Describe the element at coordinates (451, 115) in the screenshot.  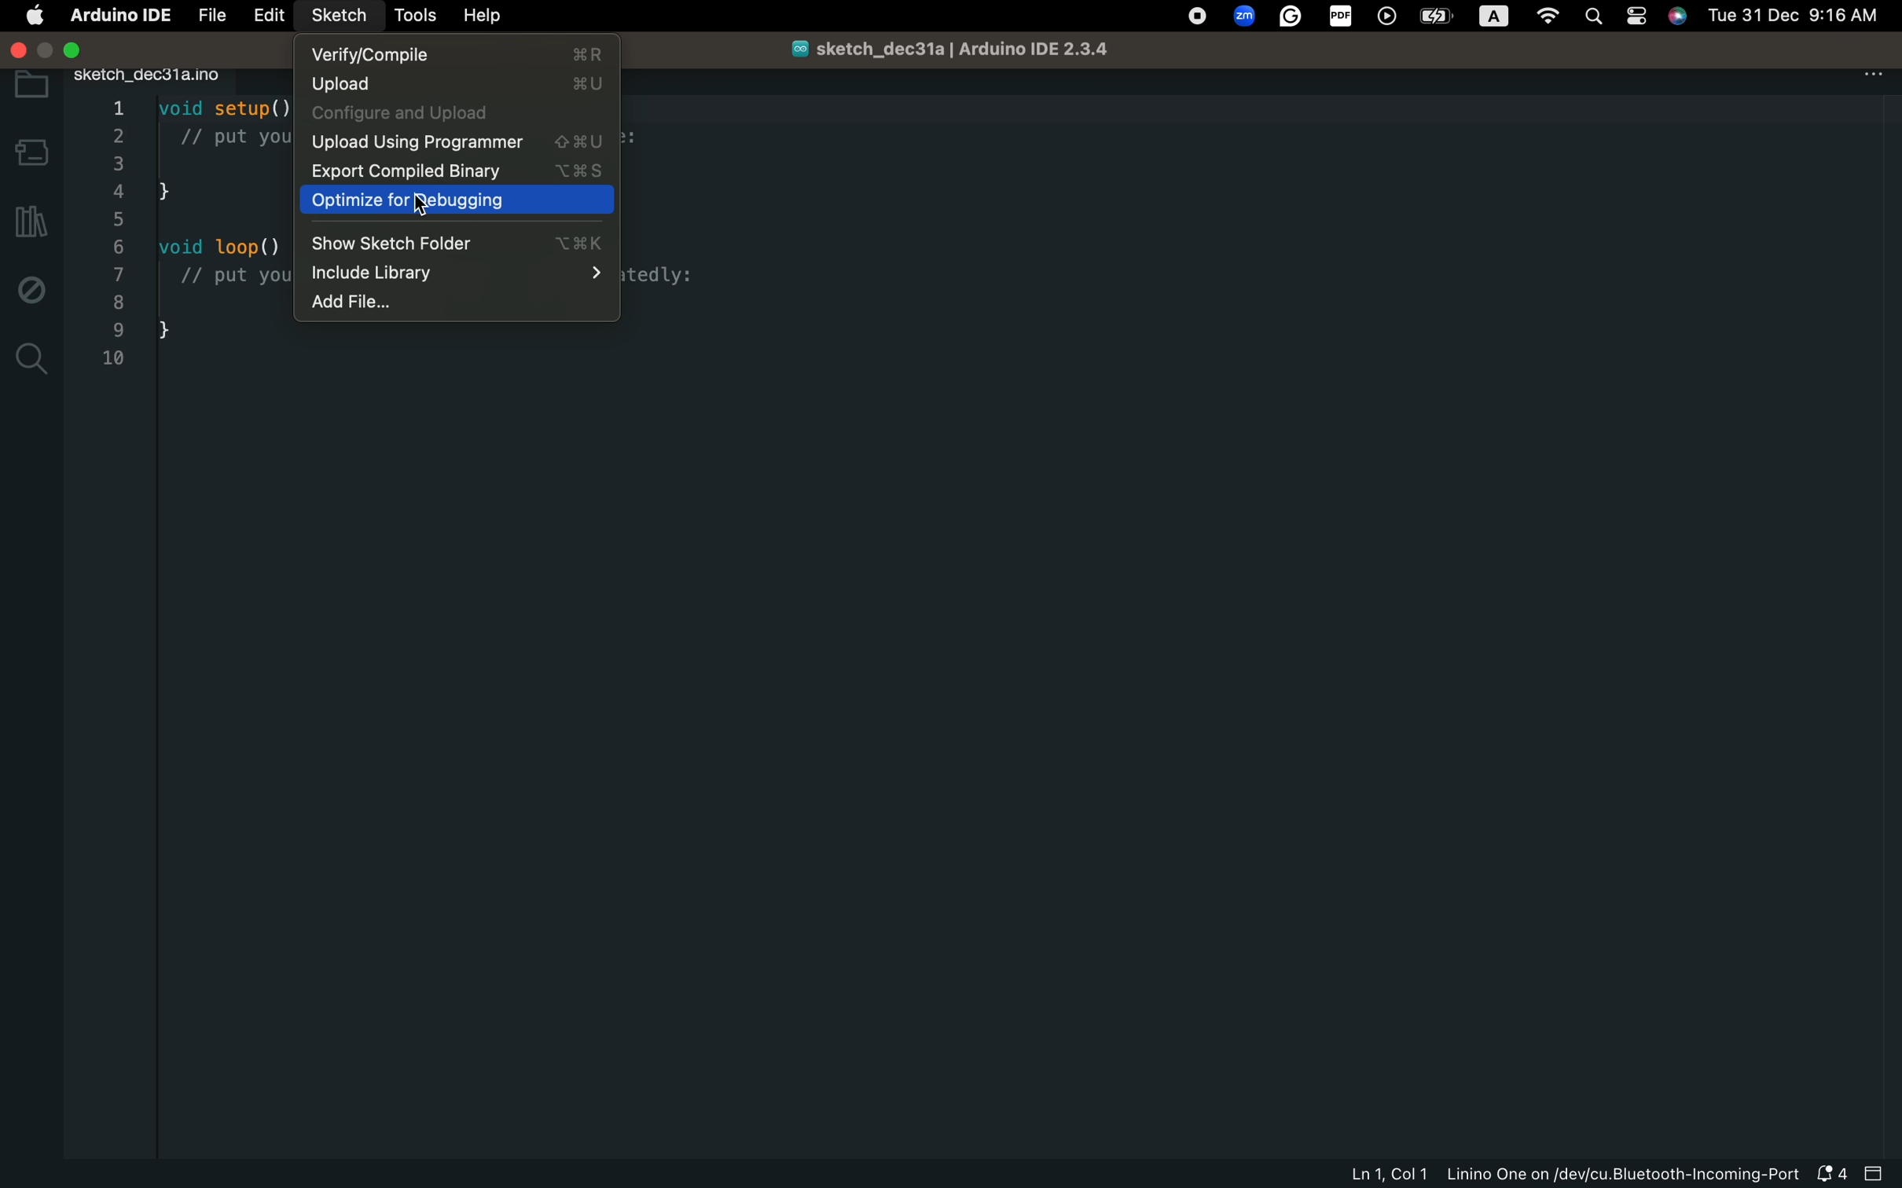
I see `cinfigure ` at that location.